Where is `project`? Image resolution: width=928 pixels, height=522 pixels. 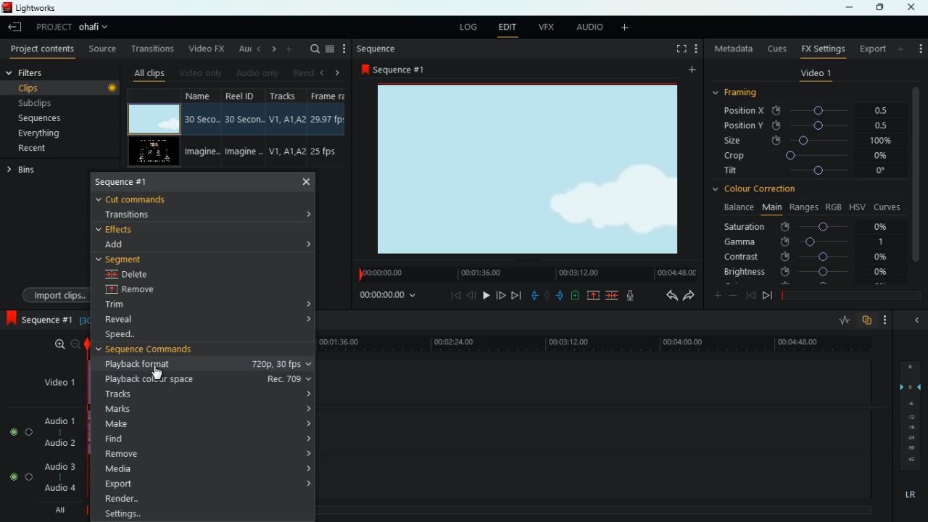
project is located at coordinates (74, 27).